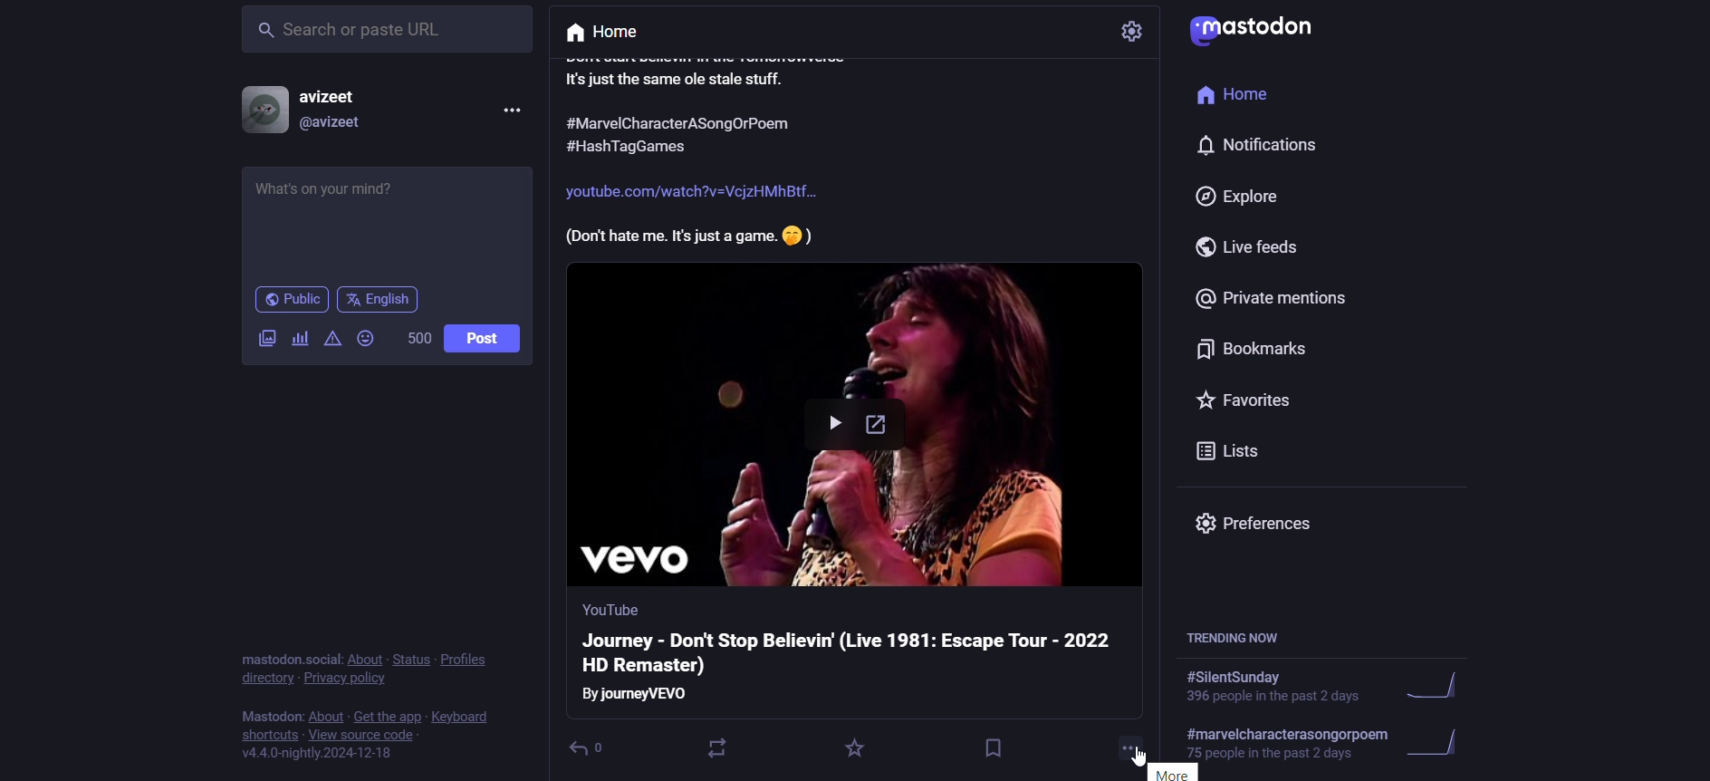 This screenshot has height=781, width=1710. Describe the element at coordinates (607, 609) in the screenshot. I see `` at that location.